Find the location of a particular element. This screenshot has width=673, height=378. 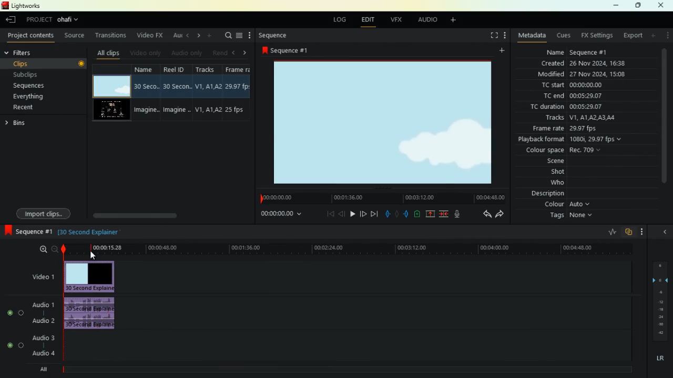

colour space is located at coordinates (542, 150).